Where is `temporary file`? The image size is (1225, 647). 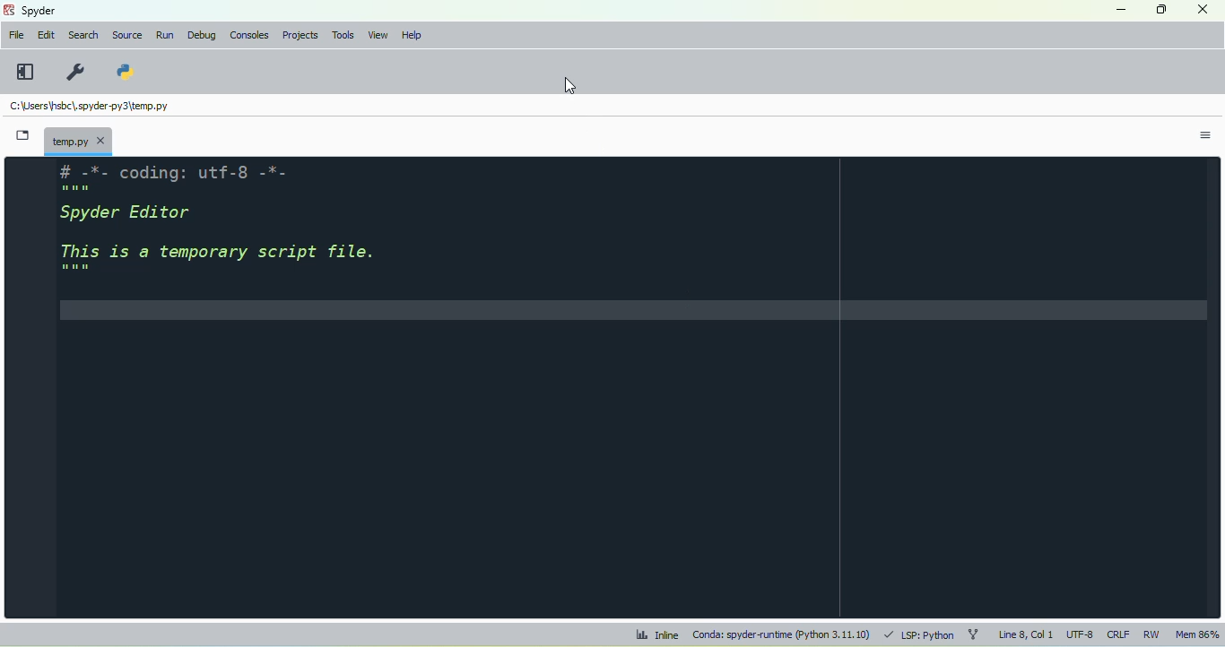
temporary file is located at coordinates (79, 141).